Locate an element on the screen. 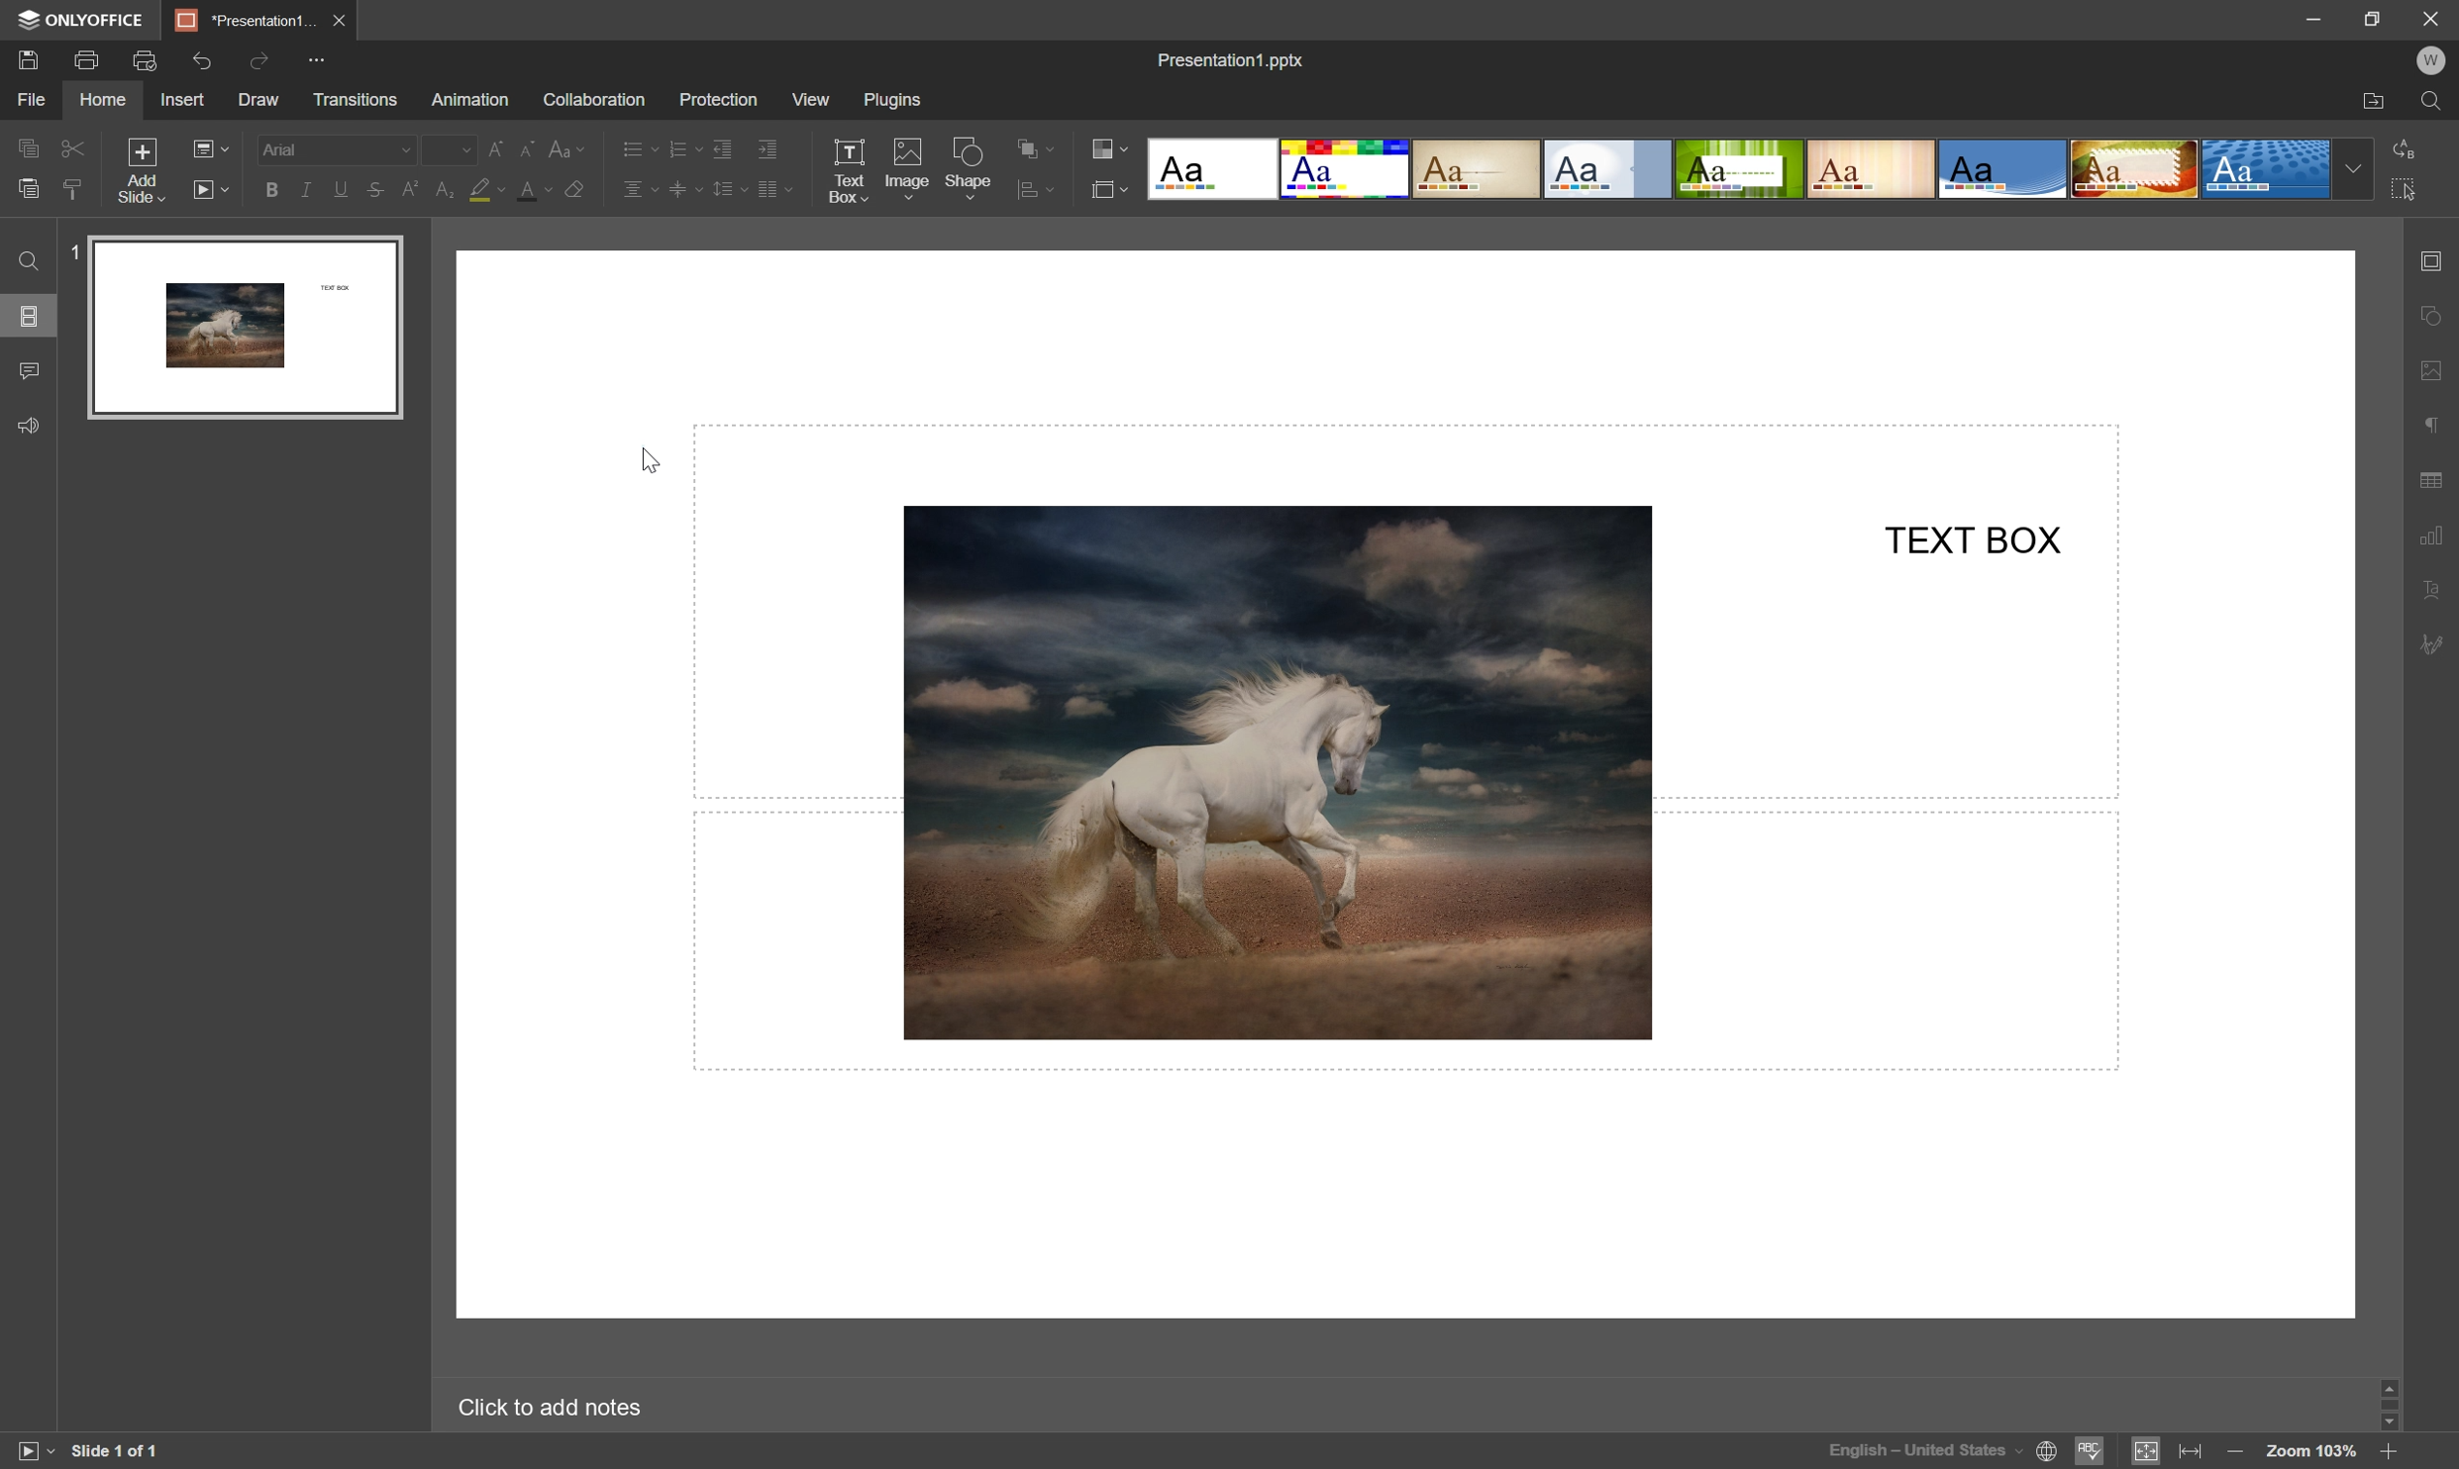  change color theme is located at coordinates (1114, 147).